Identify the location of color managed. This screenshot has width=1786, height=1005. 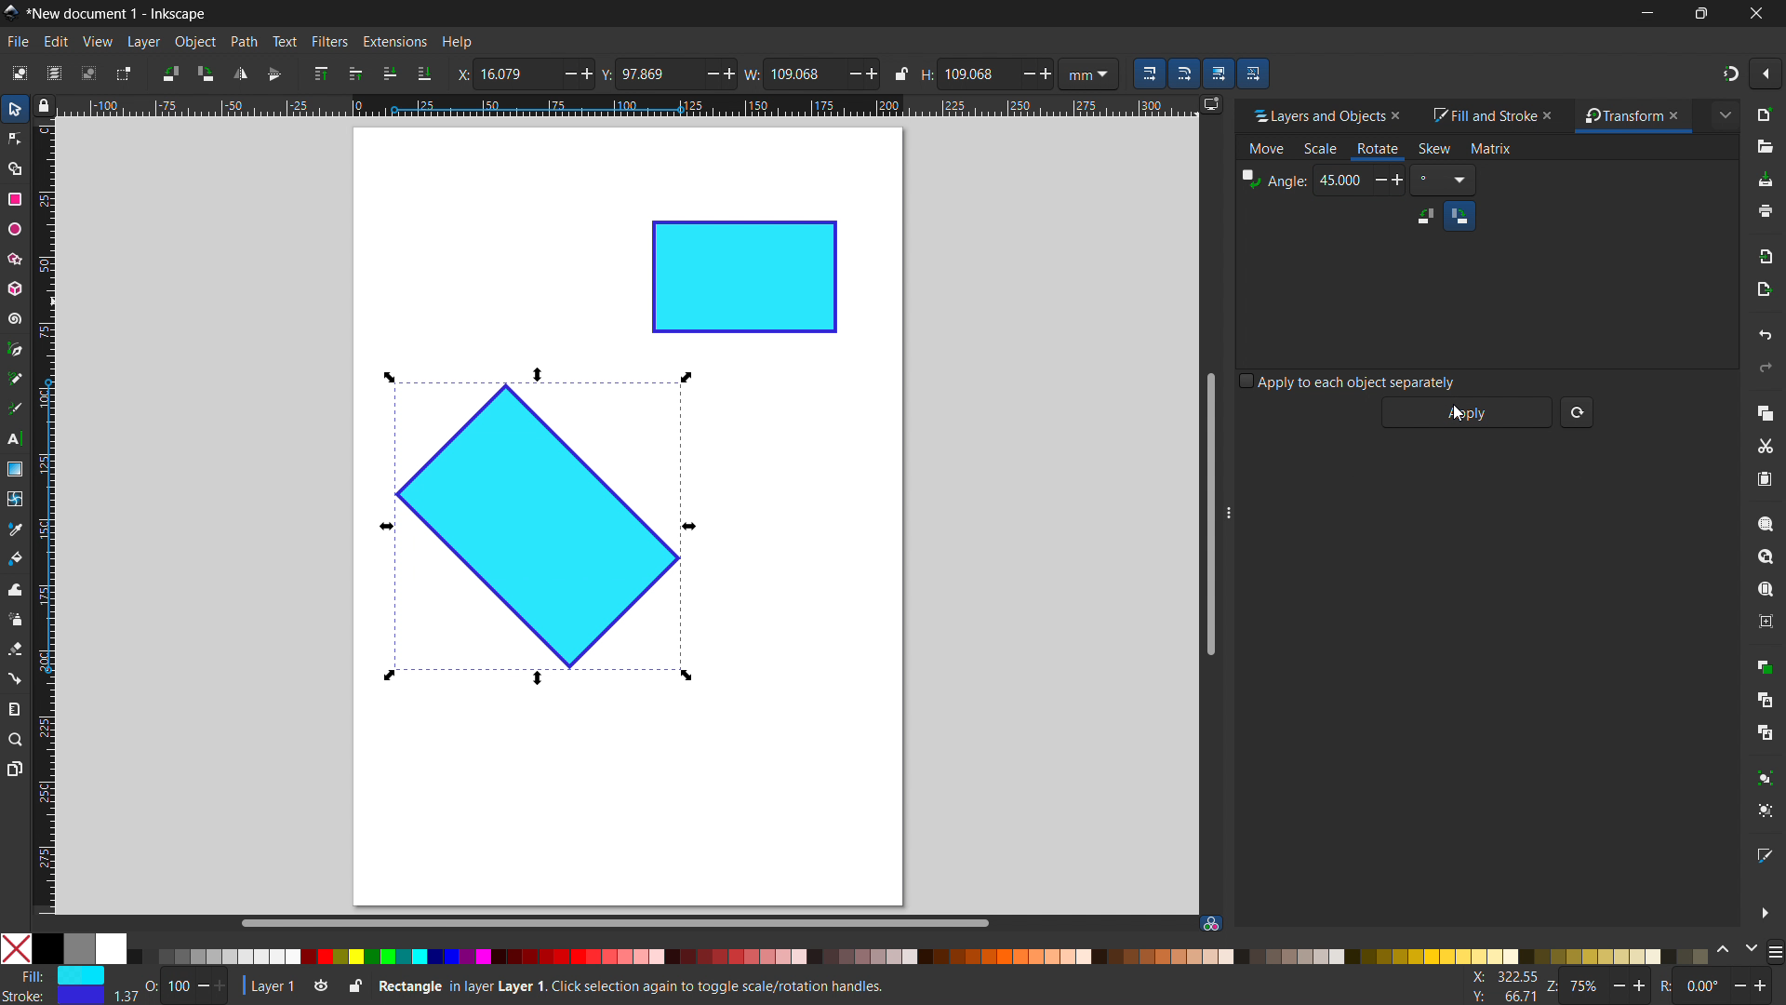
(1210, 922).